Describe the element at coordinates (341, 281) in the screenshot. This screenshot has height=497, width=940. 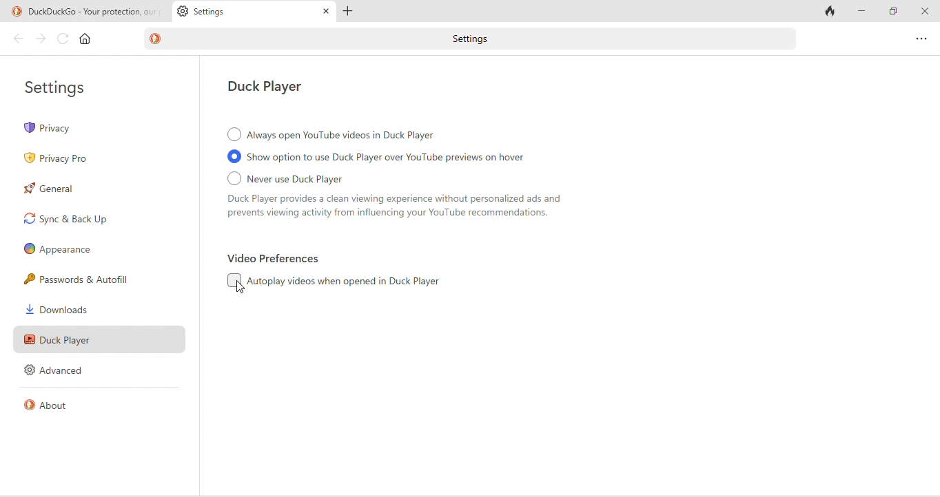
I see `disabled auto play` at that location.